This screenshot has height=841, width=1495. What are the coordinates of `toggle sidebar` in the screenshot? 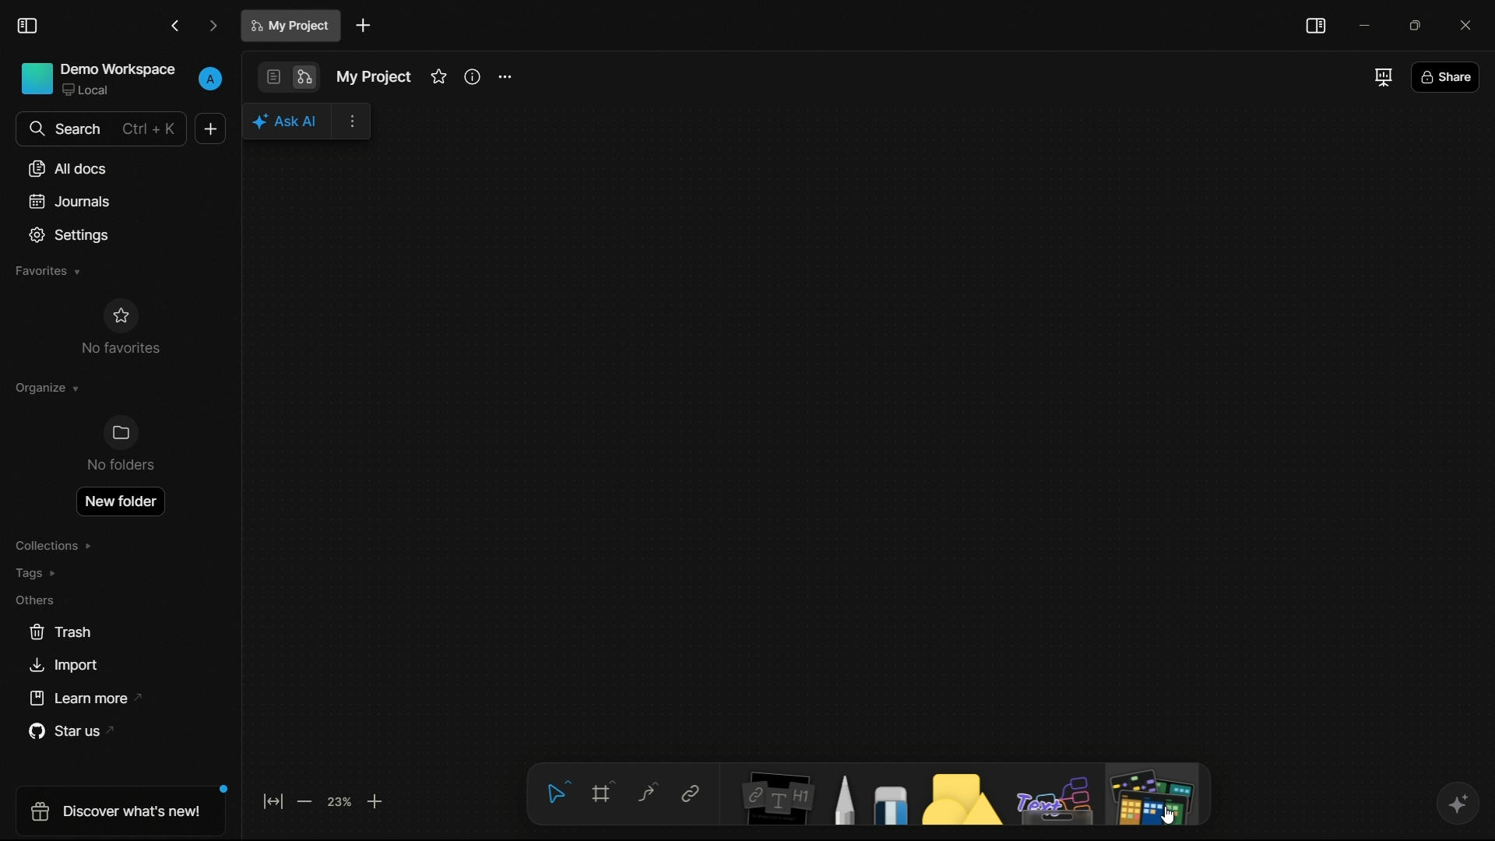 It's located at (1315, 26).